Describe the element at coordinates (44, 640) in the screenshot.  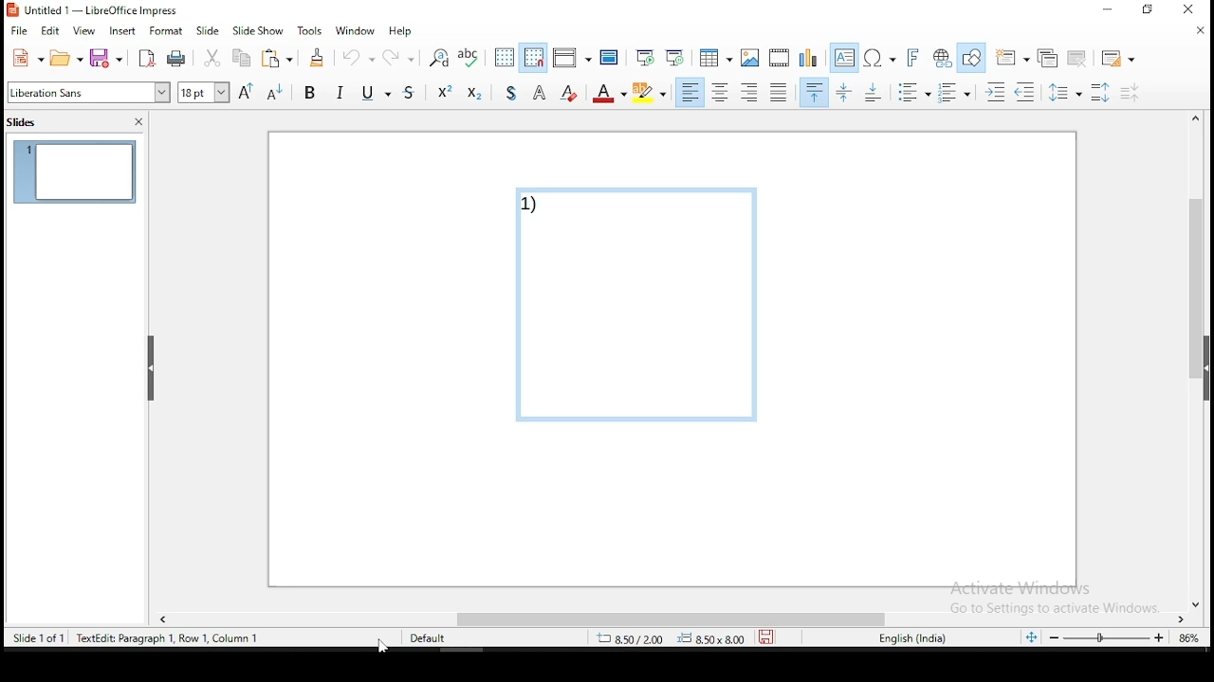
I see `slide 1 of 1` at that location.